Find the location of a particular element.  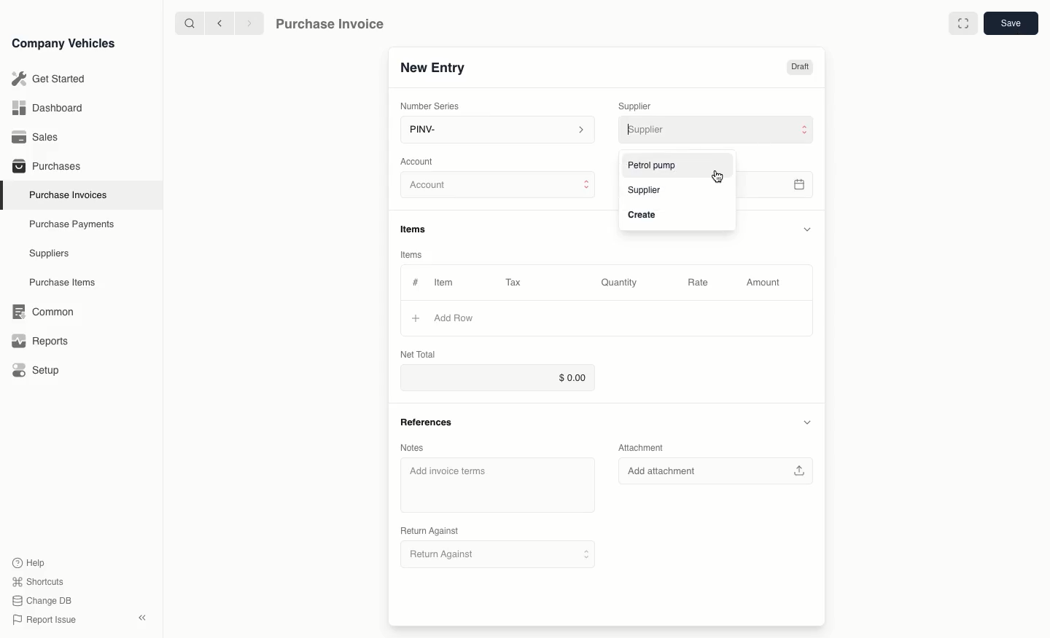

Tax is located at coordinates (520, 283).